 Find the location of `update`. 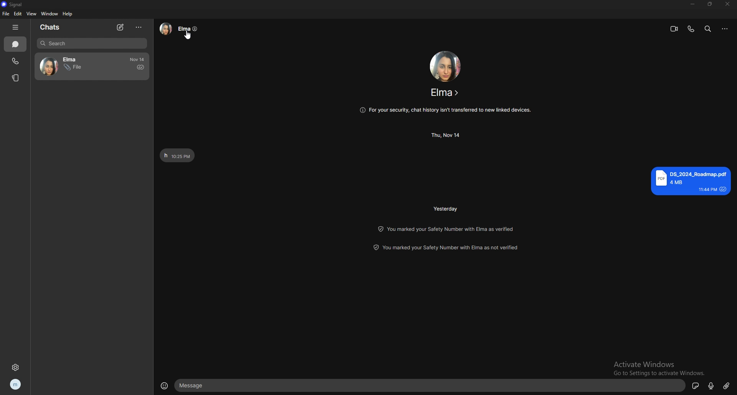

update is located at coordinates (448, 249).